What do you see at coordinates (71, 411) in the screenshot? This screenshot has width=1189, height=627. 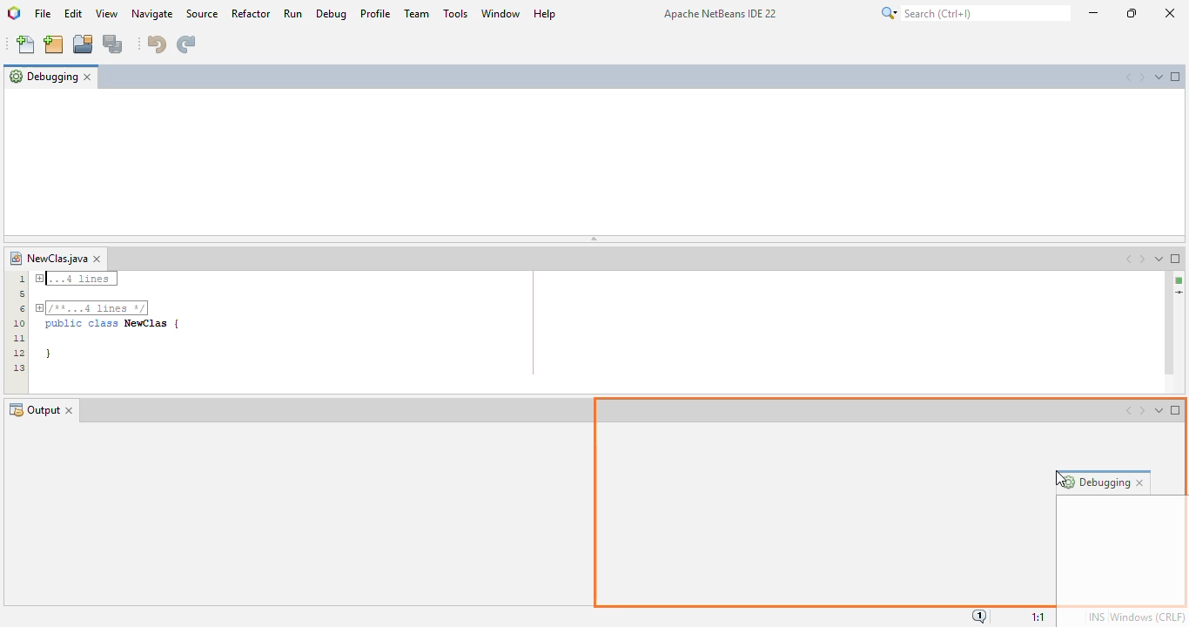 I see `close window` at bounding box center [71, 411].